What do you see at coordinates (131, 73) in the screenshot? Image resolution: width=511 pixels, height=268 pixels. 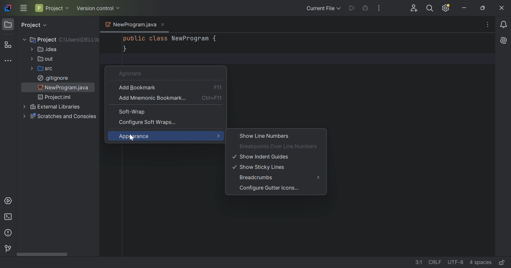 I see `Annotate` at bounding box center [131, 73].